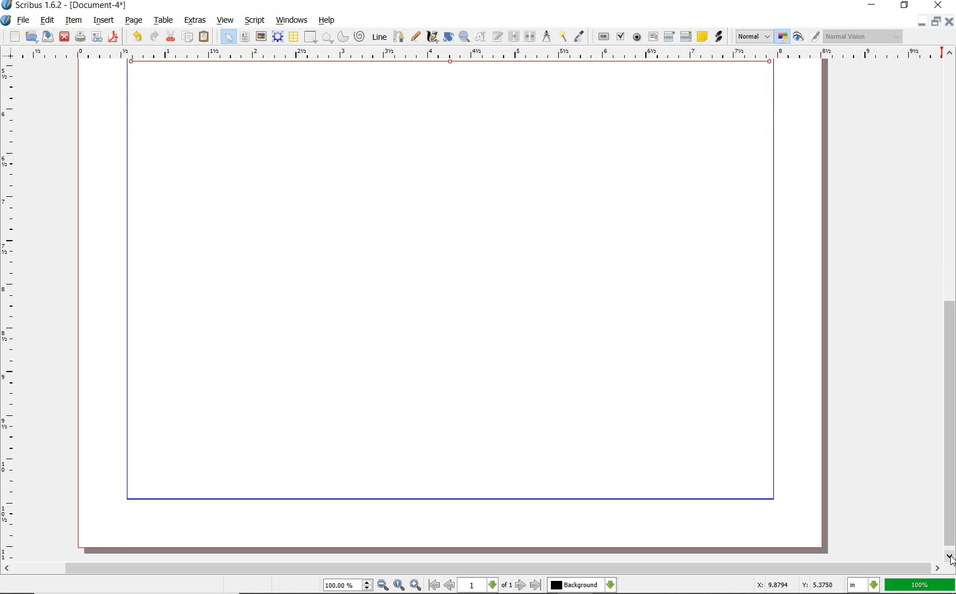 The image size is (956, 594). Describe the element at coordinates (783, 38) in the screenshot. I see `toggle color management` at that location.